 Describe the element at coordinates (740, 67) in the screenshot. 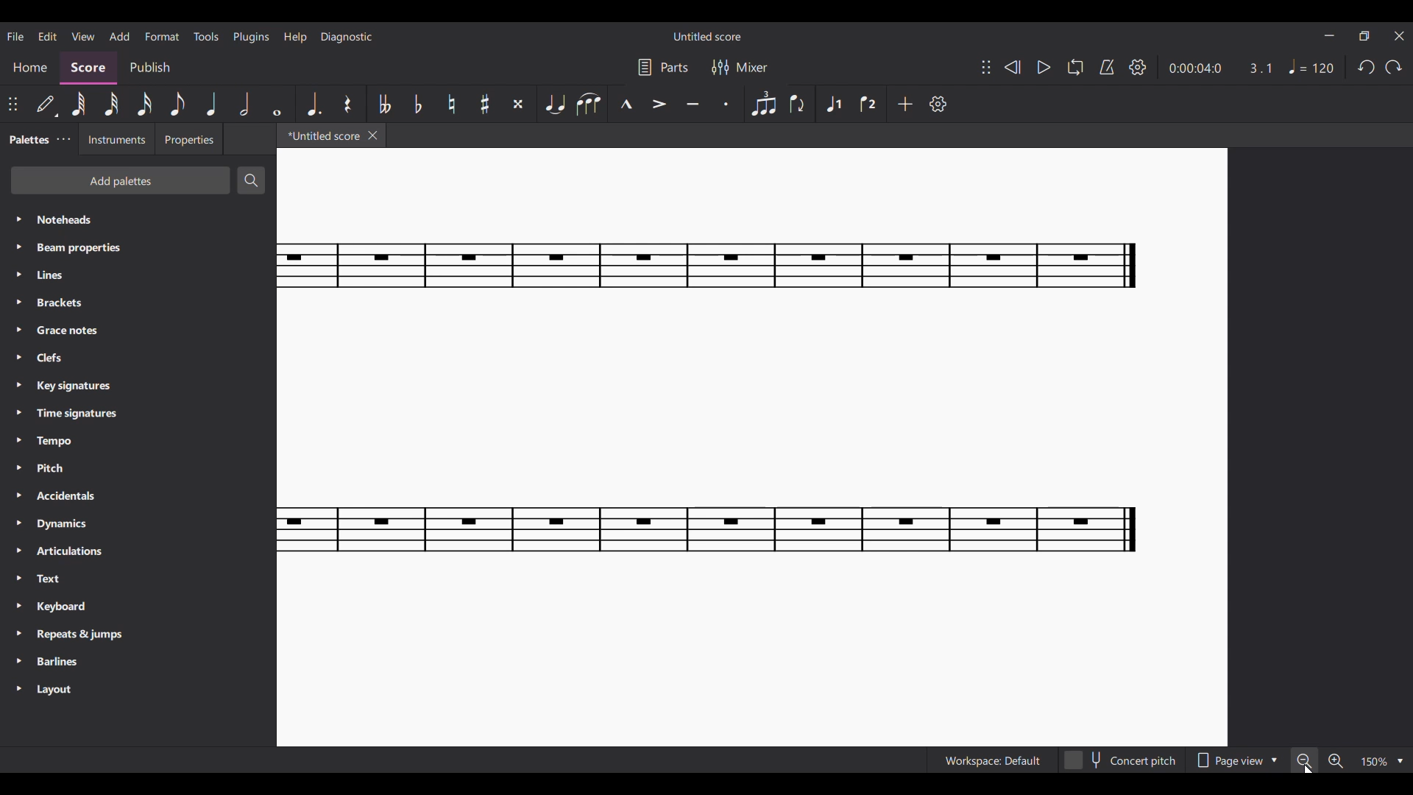

I see `Mixer settings` at that location.